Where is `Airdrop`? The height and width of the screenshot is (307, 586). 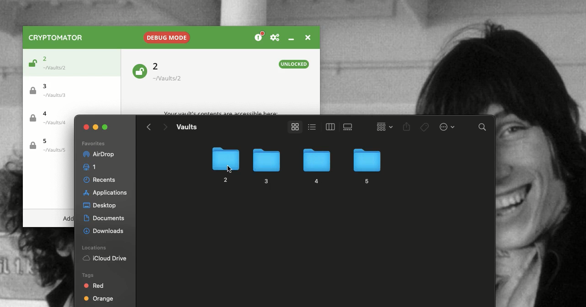
Airdrop is located at coordinates (98, 154).